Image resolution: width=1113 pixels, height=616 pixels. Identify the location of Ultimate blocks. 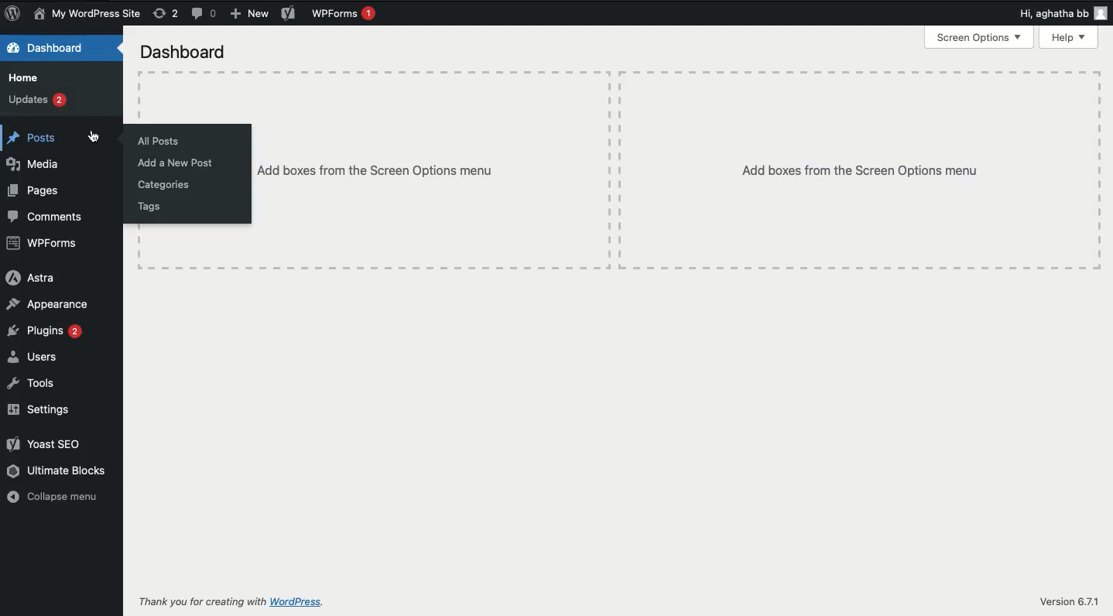
(59, 471).